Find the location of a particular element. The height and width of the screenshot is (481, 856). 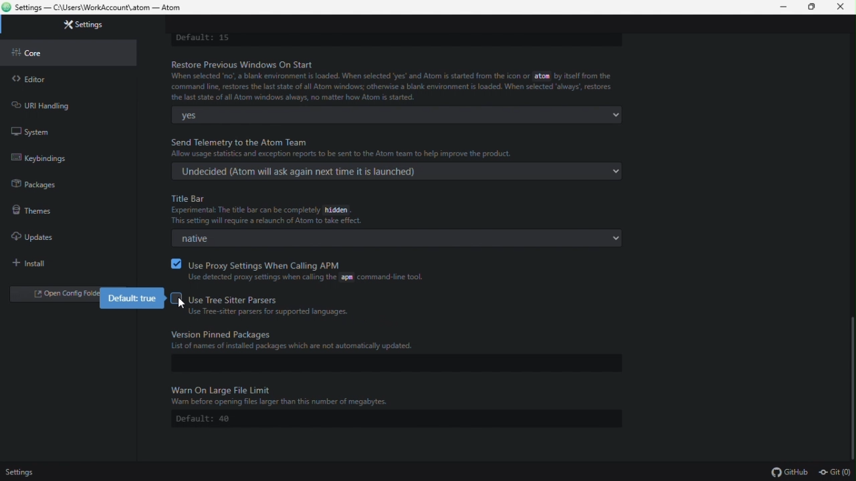

keybinding is located at coordinates (52, 158).